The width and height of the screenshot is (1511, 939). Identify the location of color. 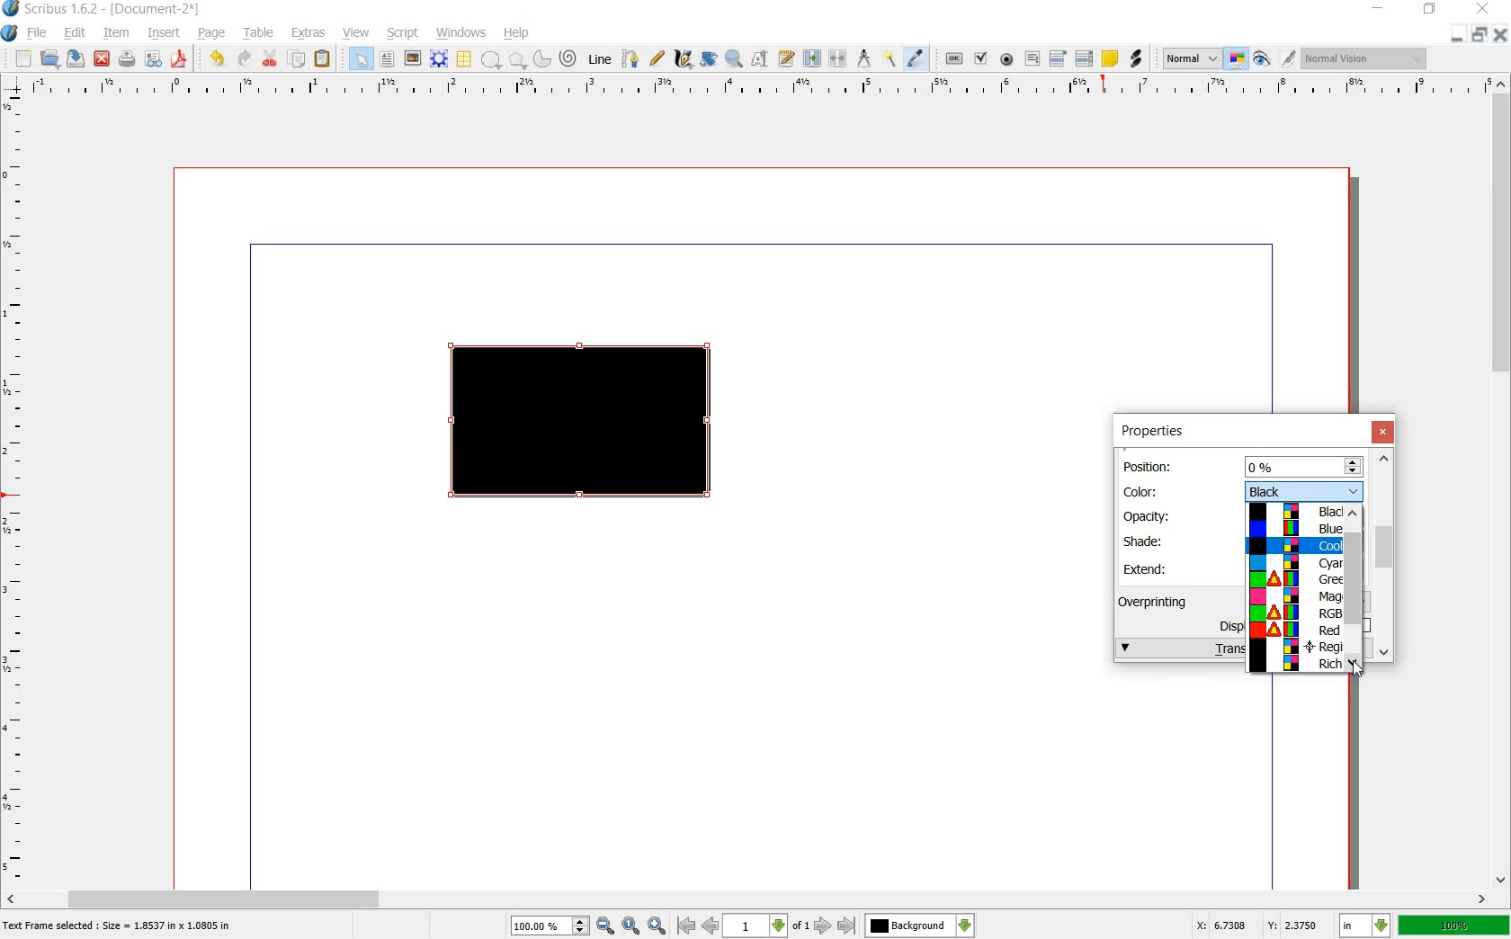
(1149, 490).